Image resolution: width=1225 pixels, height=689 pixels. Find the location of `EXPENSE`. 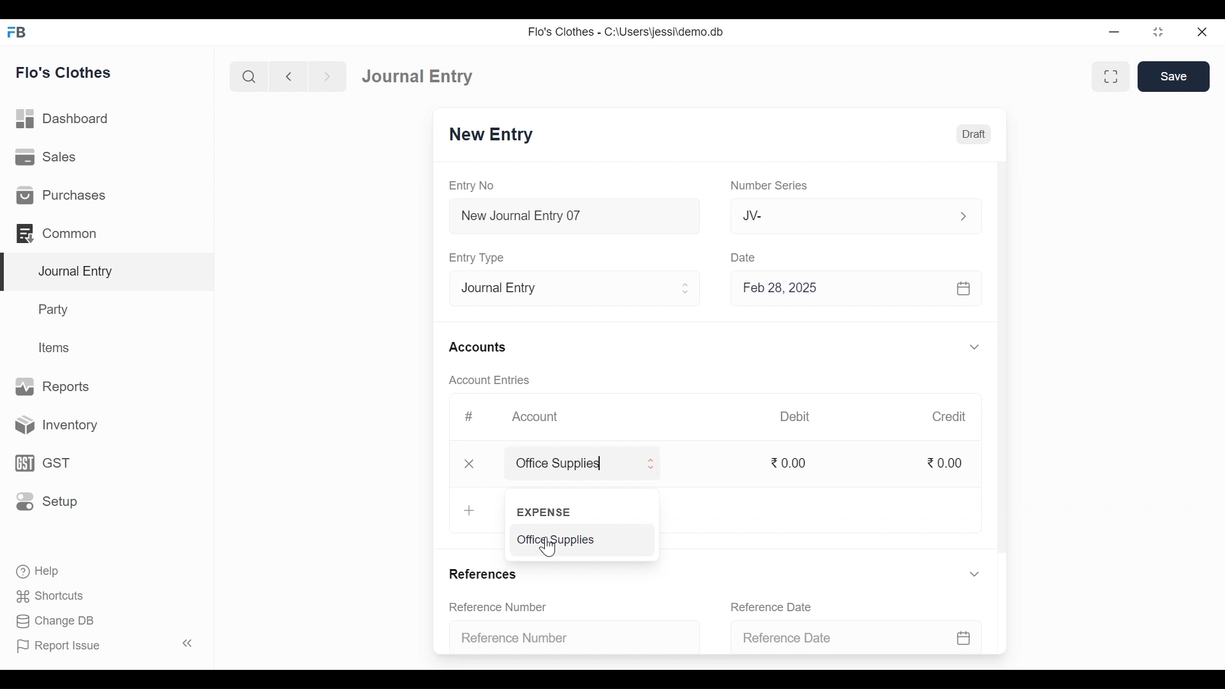

EXPENSE is located at coordinates (547, 513).